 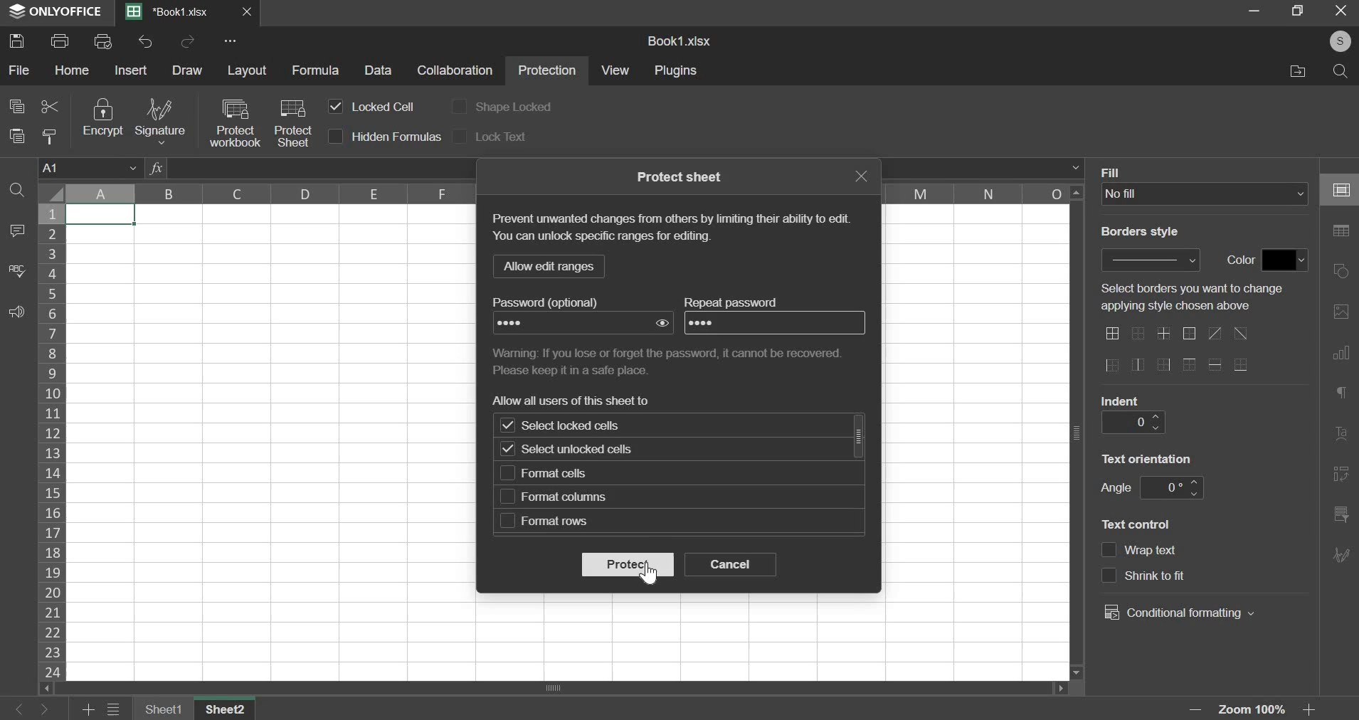 I want to click on zoom in, so click(x=1313, y=710).